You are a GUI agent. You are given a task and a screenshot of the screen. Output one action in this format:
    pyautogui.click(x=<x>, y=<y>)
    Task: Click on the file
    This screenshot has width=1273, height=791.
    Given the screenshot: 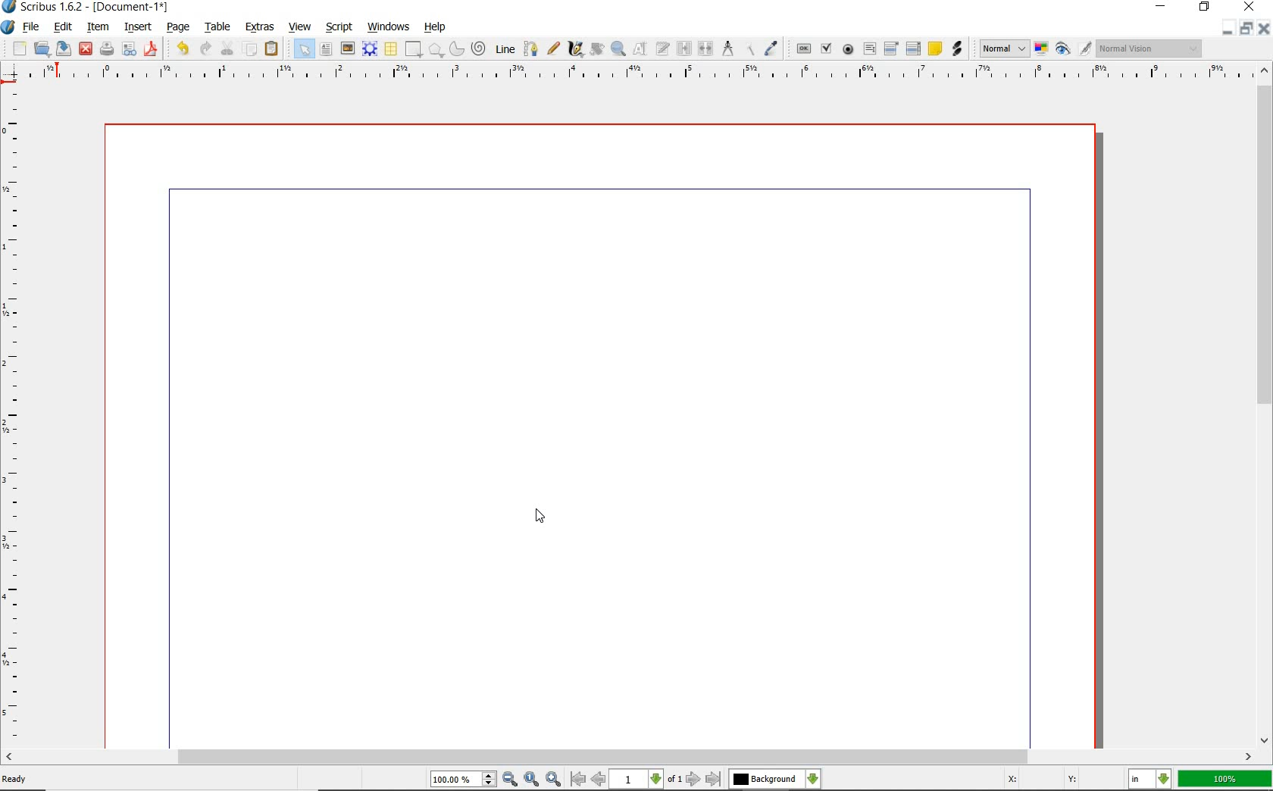 What is the action you would take?
    pyautogui.click(x=33, y=26)
    